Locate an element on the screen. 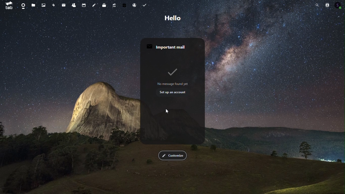 The width and height of the screenshot is (345, 194). important mail is located at coordinates (173, 46).